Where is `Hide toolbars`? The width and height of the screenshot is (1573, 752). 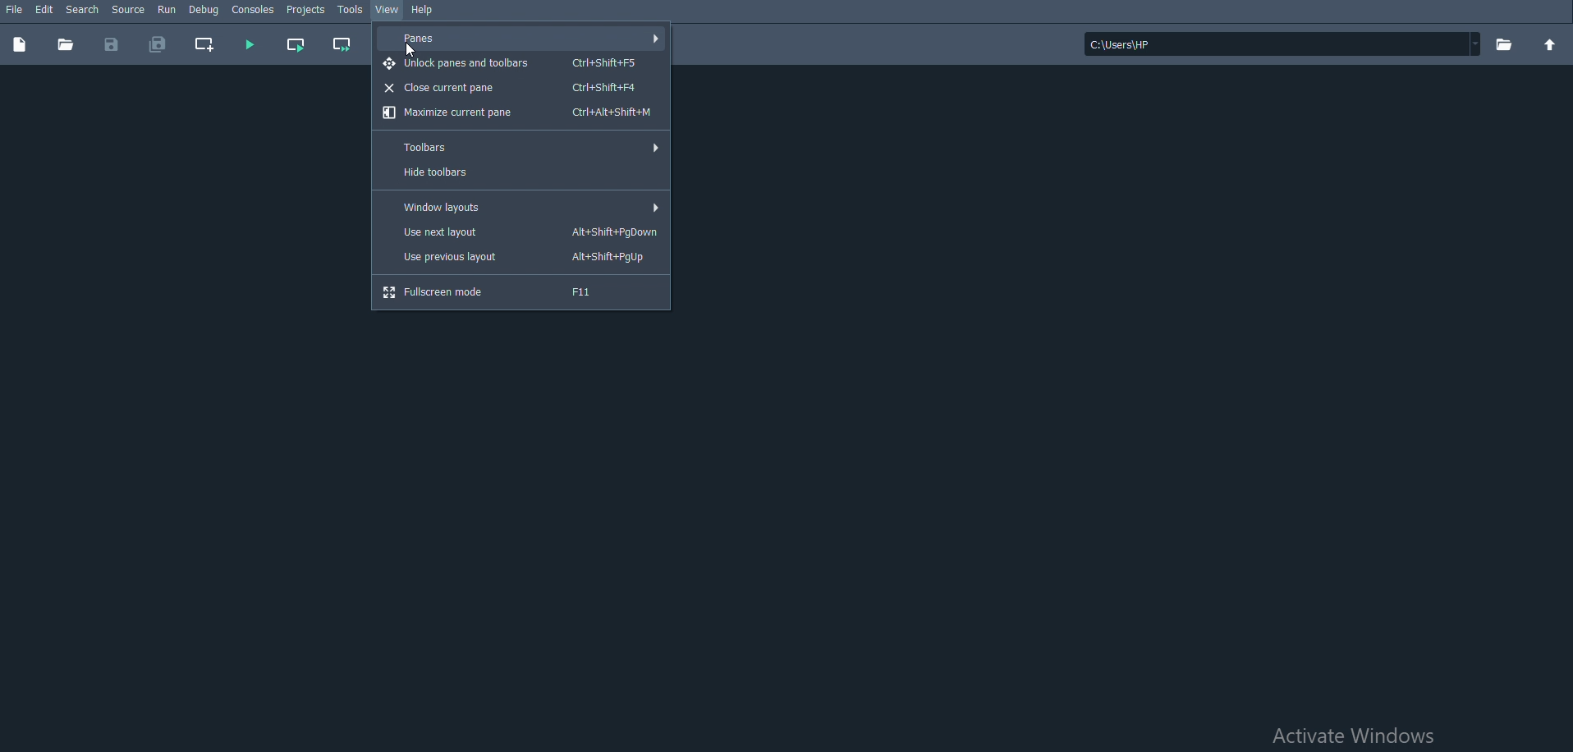 Hide toolbars is located at coordinates (518, 172).